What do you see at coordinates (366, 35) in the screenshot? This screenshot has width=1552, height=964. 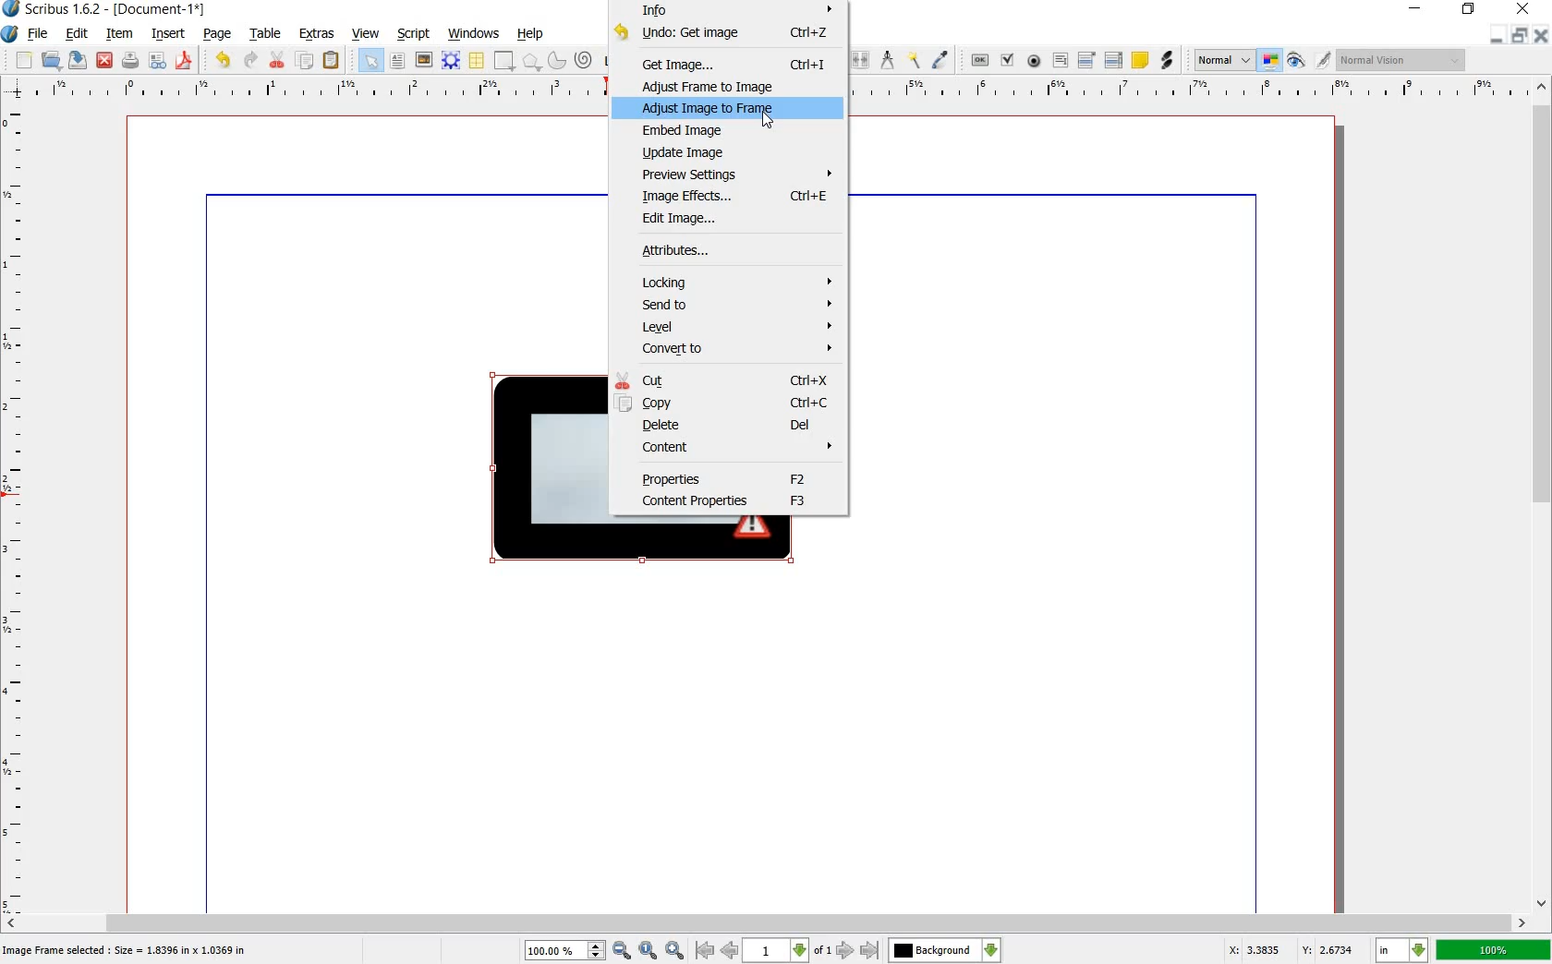 I see `view` at bounding box center [366, 35].